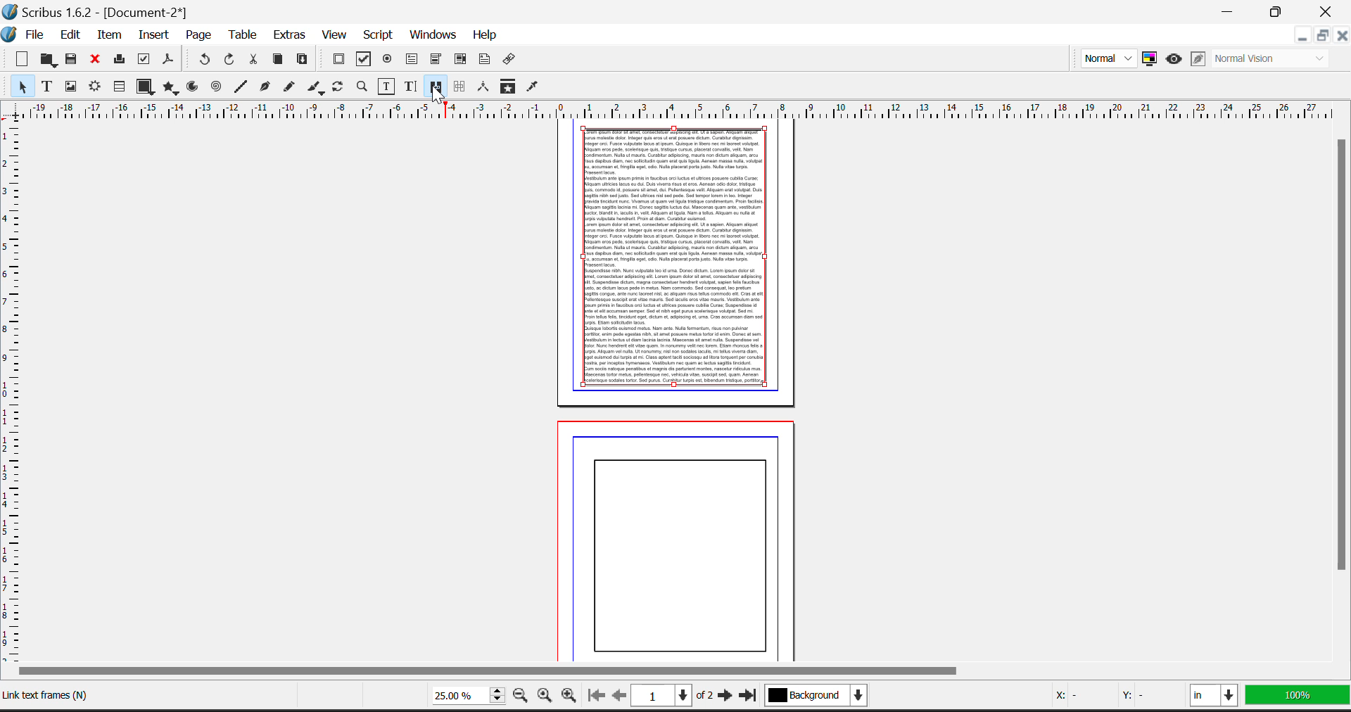  Describe the element at coordinates (364, 59) in the screenshot. I see `PDF Checkbox` at that location.